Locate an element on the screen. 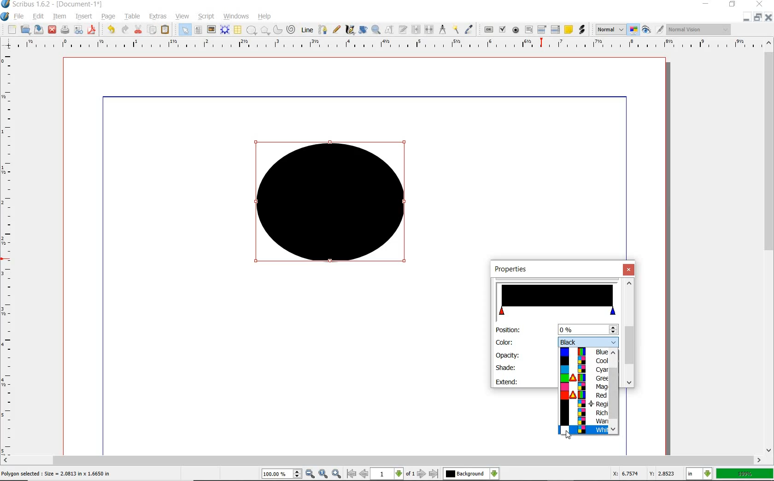 Image resolution: width=774 pixels, height=481 pixels. extend is located at coordinates (508, 381).